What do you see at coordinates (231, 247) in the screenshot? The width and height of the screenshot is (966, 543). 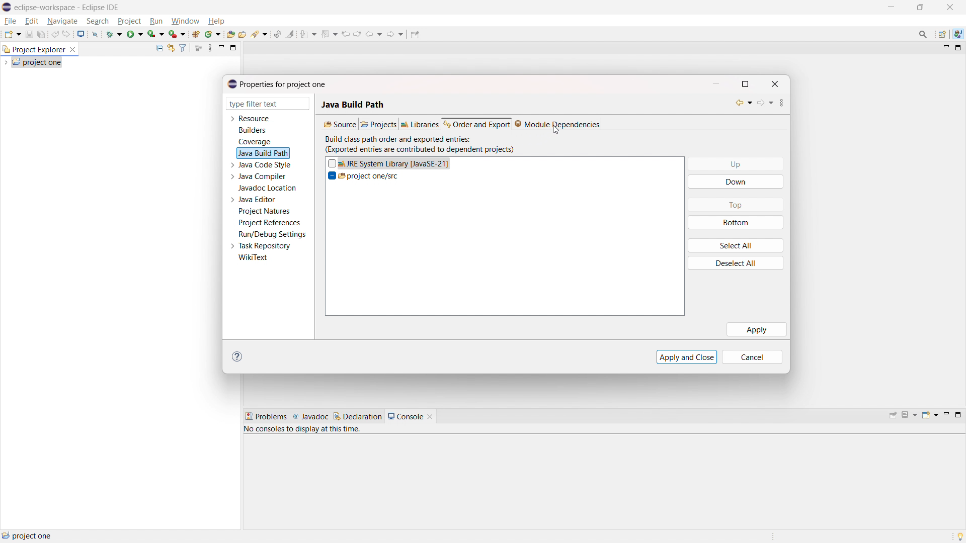 I see `expand task repository` at bounding box center [231, 247].